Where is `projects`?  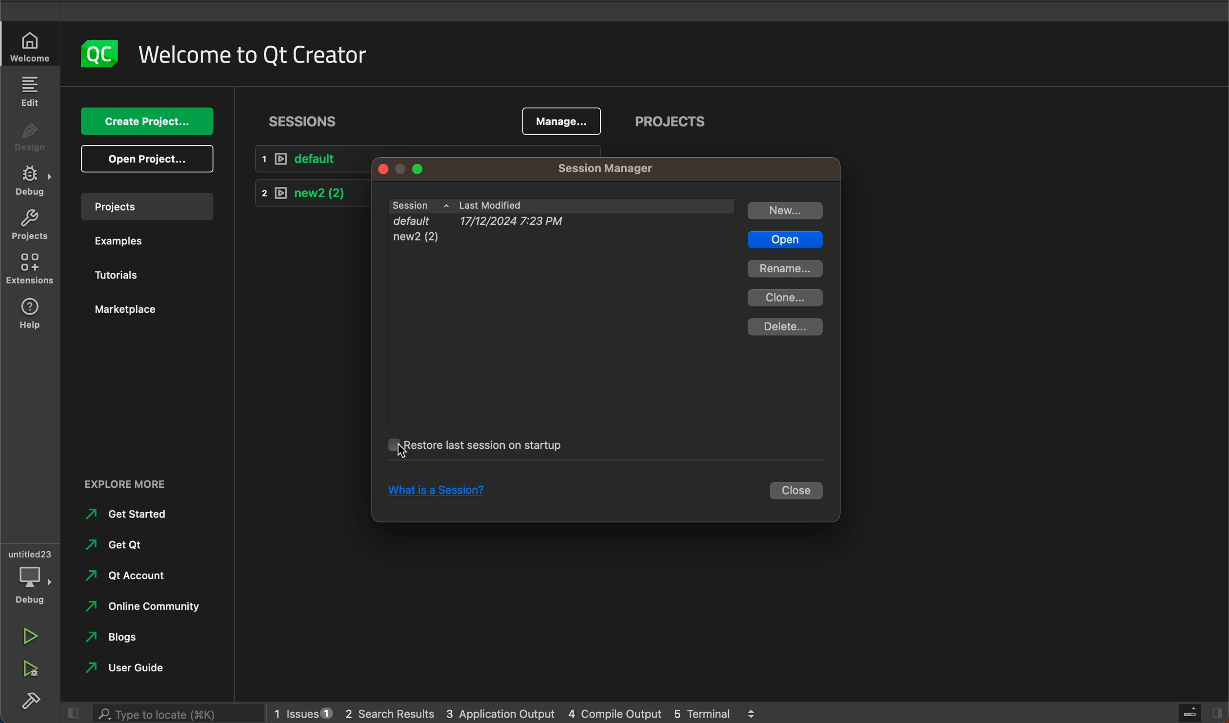 projects is located at coordinates (148, 209).